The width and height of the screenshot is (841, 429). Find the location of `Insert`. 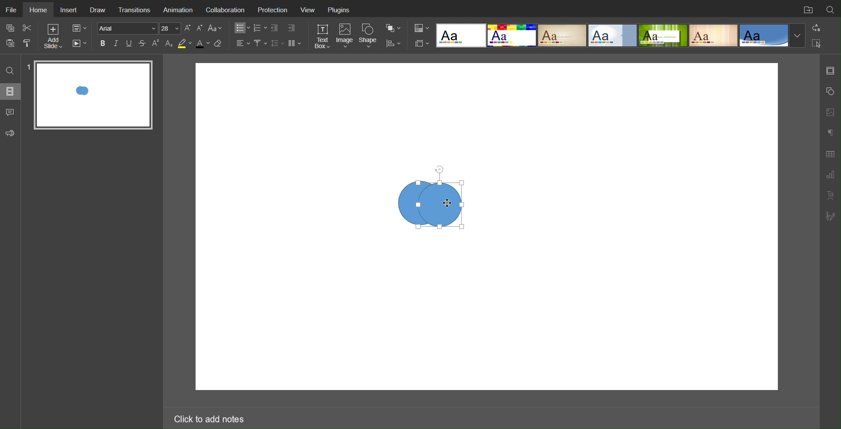

Insert is located at coordinates (70, 10).